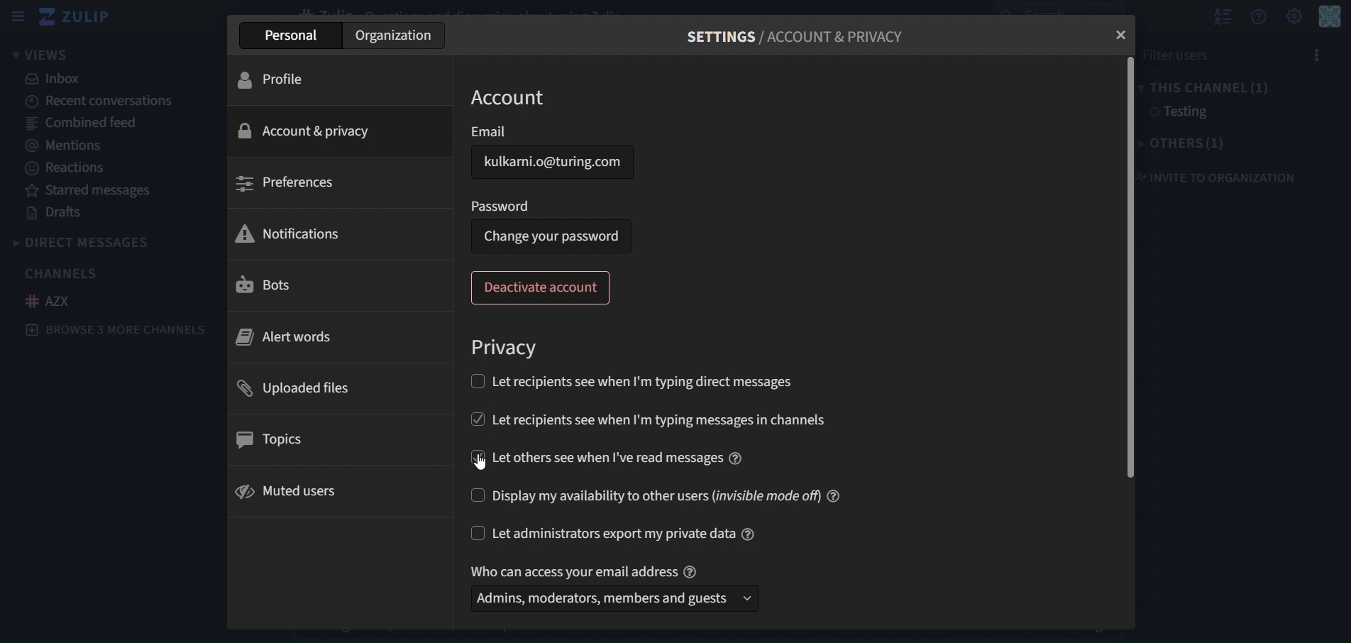 This screenshot has width=1351, height=643. I want to click on account & privacy, so click(312, 131).